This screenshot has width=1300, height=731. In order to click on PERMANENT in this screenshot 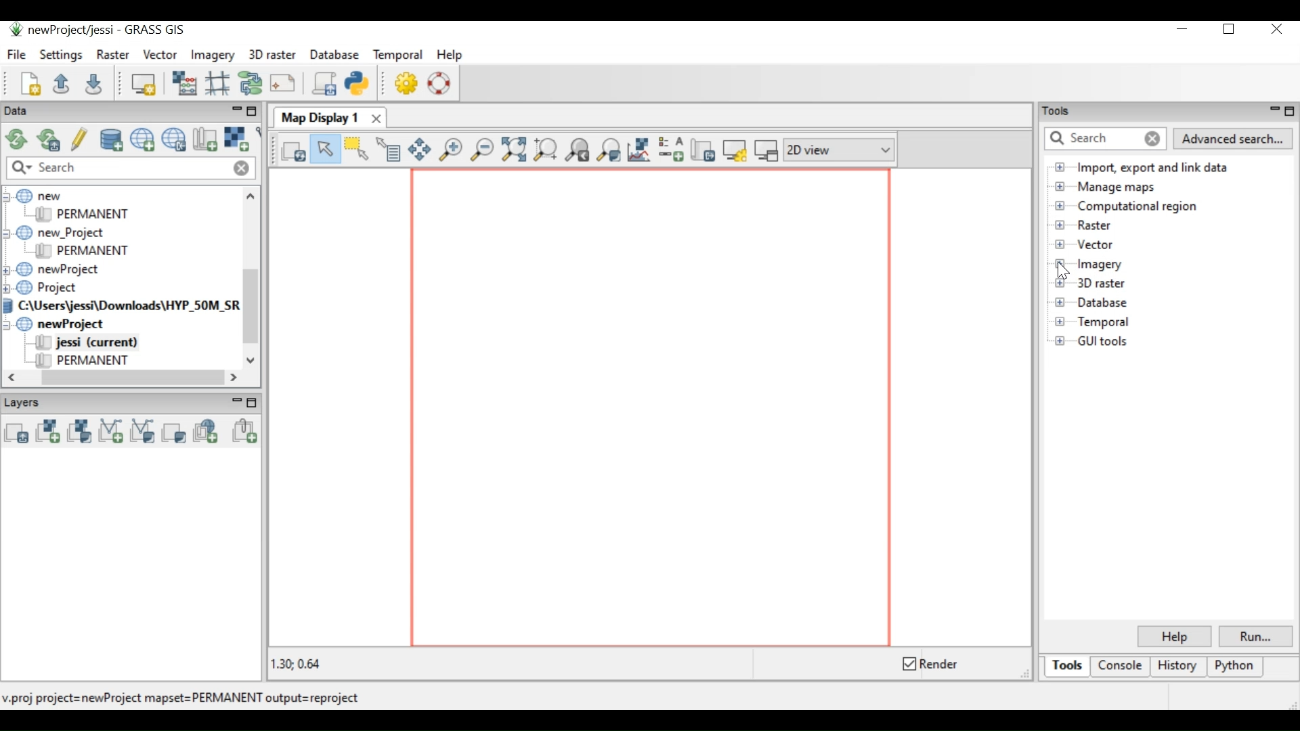, I will do `click(92, 361)`.